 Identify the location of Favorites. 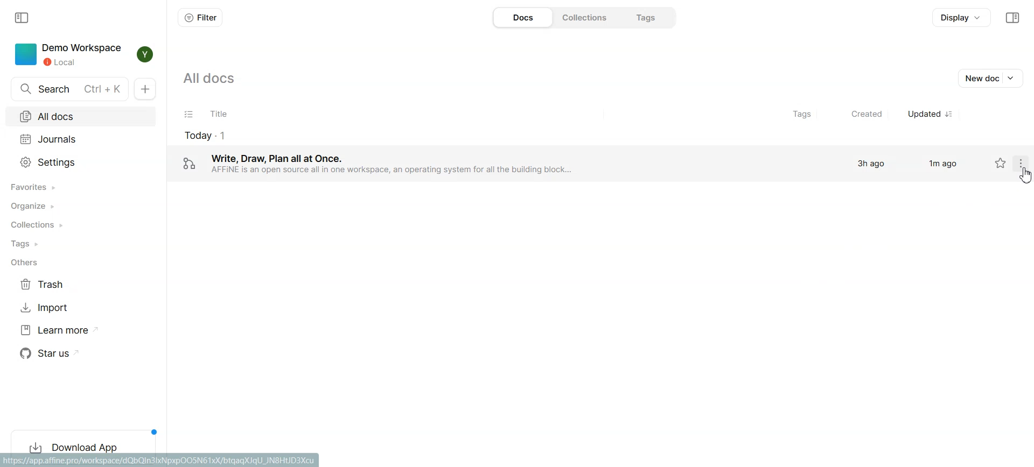
(81, 187).